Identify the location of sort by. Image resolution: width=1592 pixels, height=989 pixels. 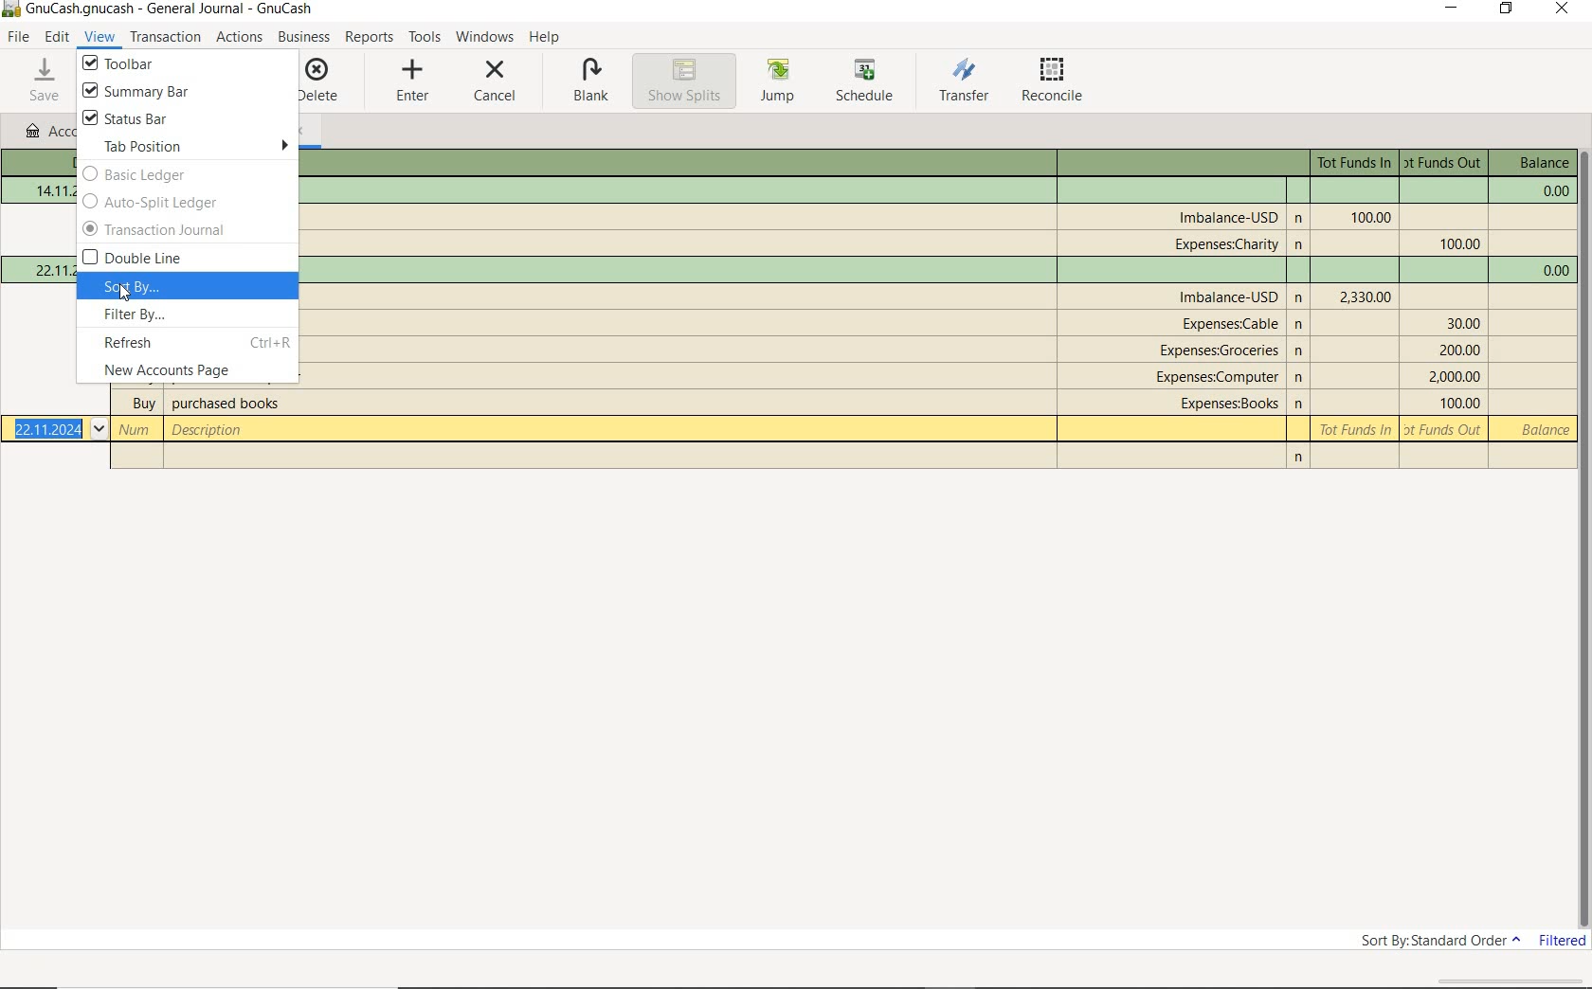
(190, 287).